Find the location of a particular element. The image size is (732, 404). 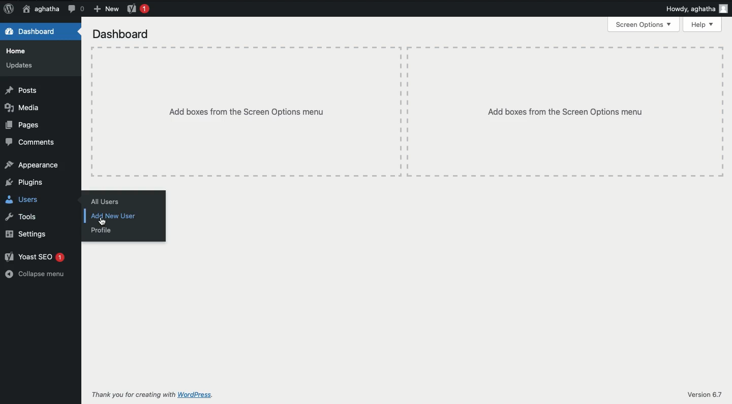

Users is located at coordinates (22, 200).